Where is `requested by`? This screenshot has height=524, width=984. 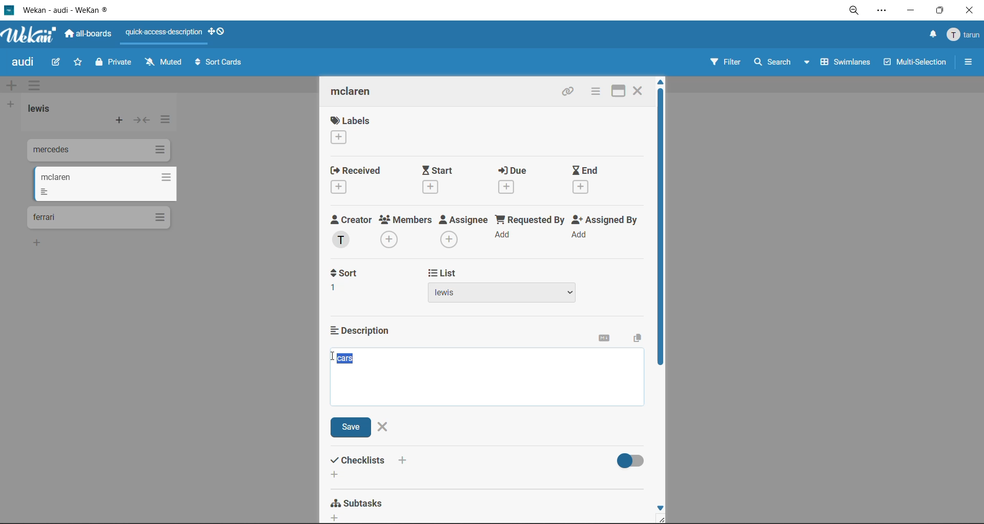 requested by is located at coordinates (529, 231).